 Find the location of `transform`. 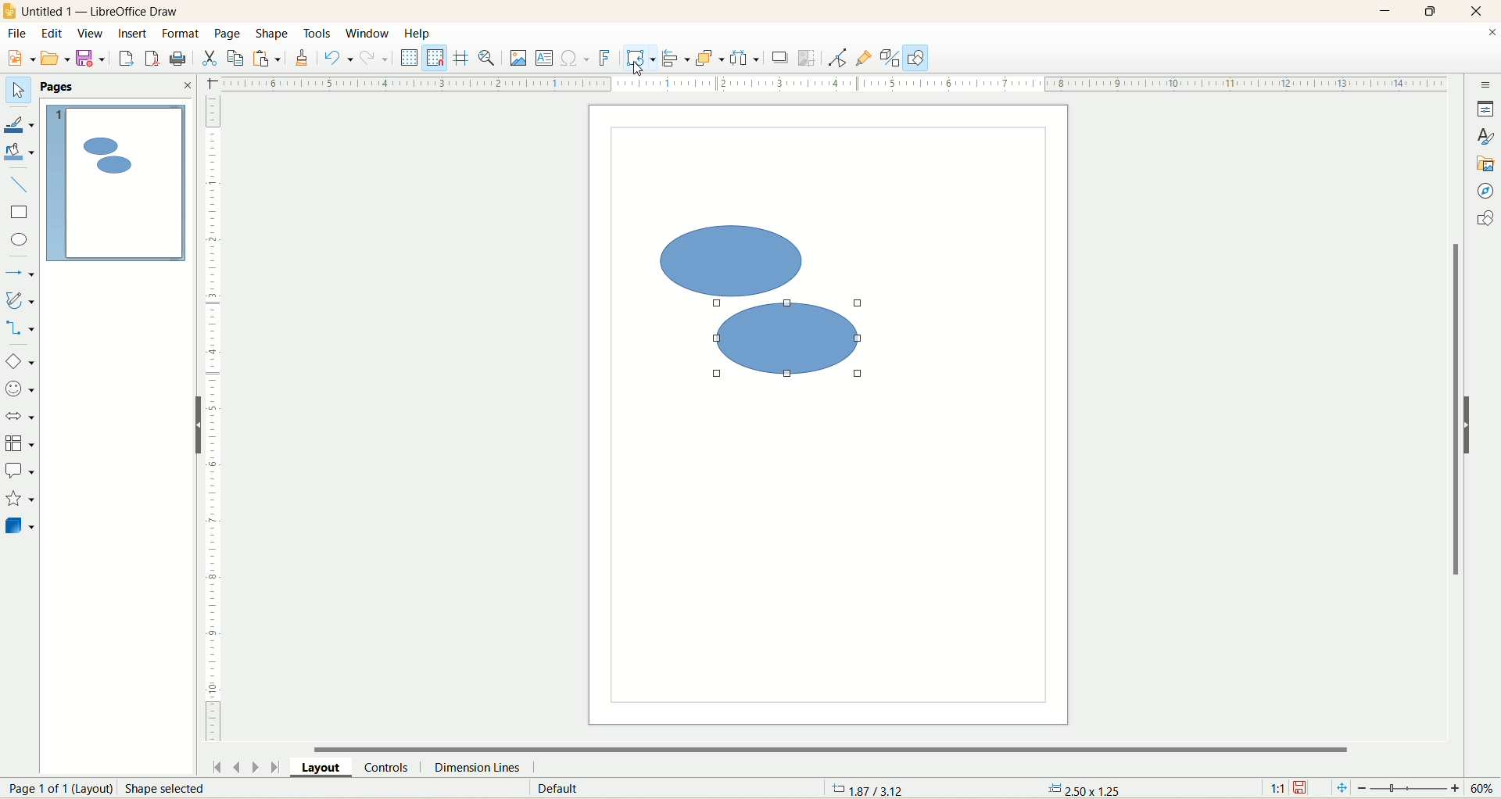

transform is located at coordinates (637, 59).